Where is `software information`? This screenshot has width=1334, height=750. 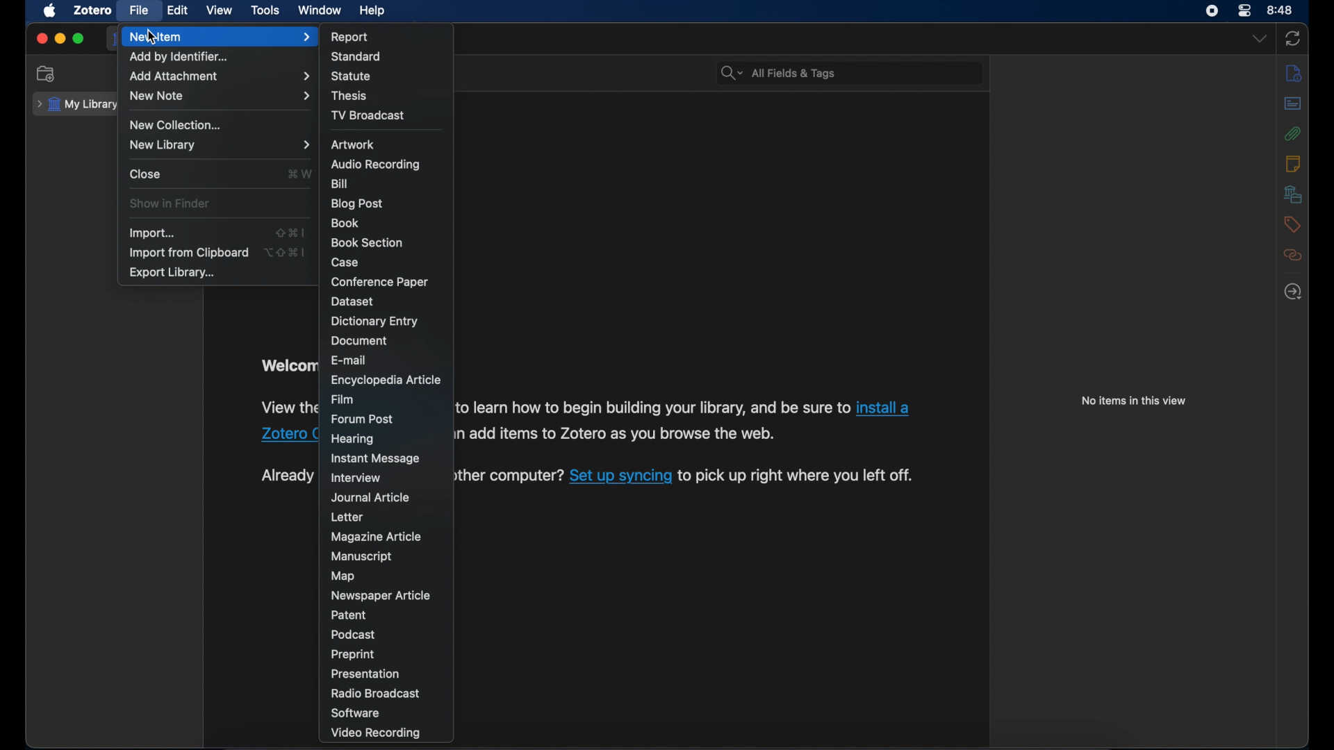
software information is located at coordinates (510, 476).